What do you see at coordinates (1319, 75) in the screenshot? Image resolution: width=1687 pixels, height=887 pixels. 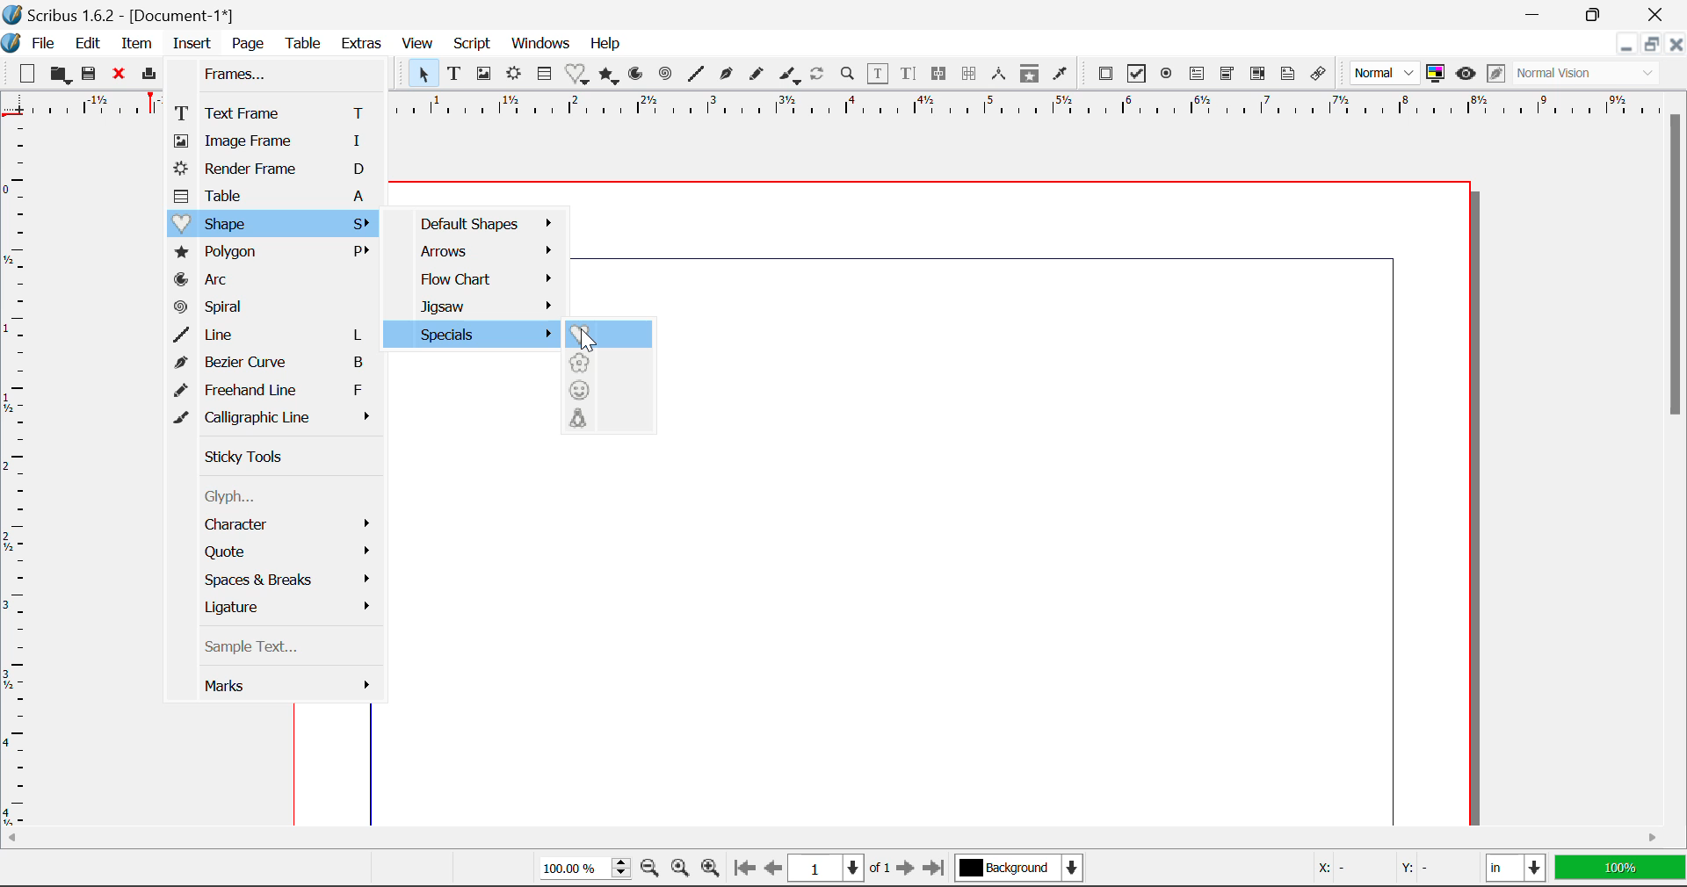 I see `Link Annotation` at bounding box center [1319, 75].